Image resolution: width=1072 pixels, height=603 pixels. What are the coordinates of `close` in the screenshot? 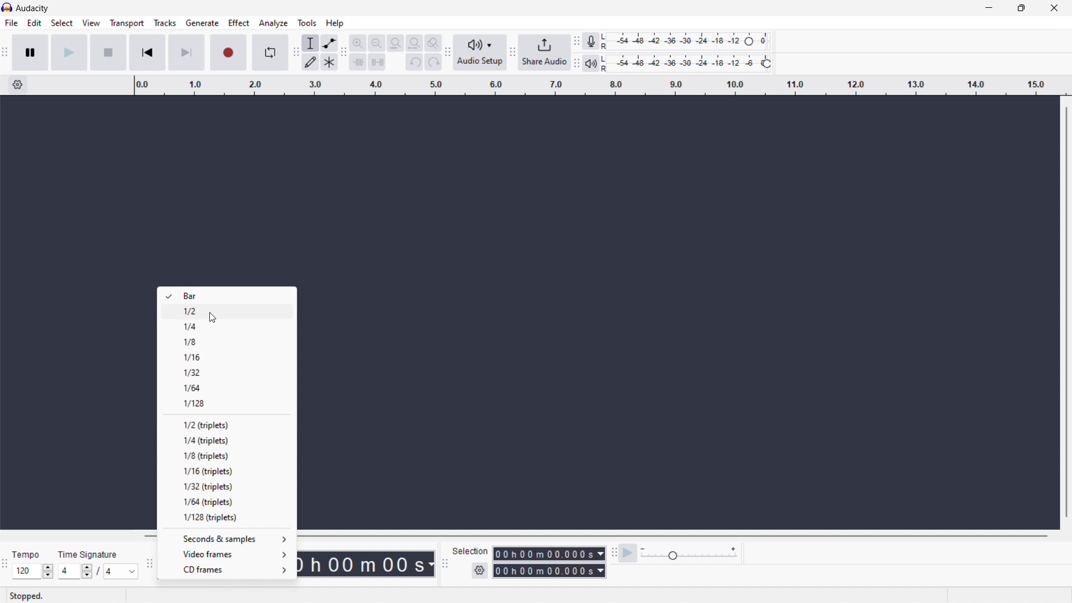 It's located at (1053, 8).